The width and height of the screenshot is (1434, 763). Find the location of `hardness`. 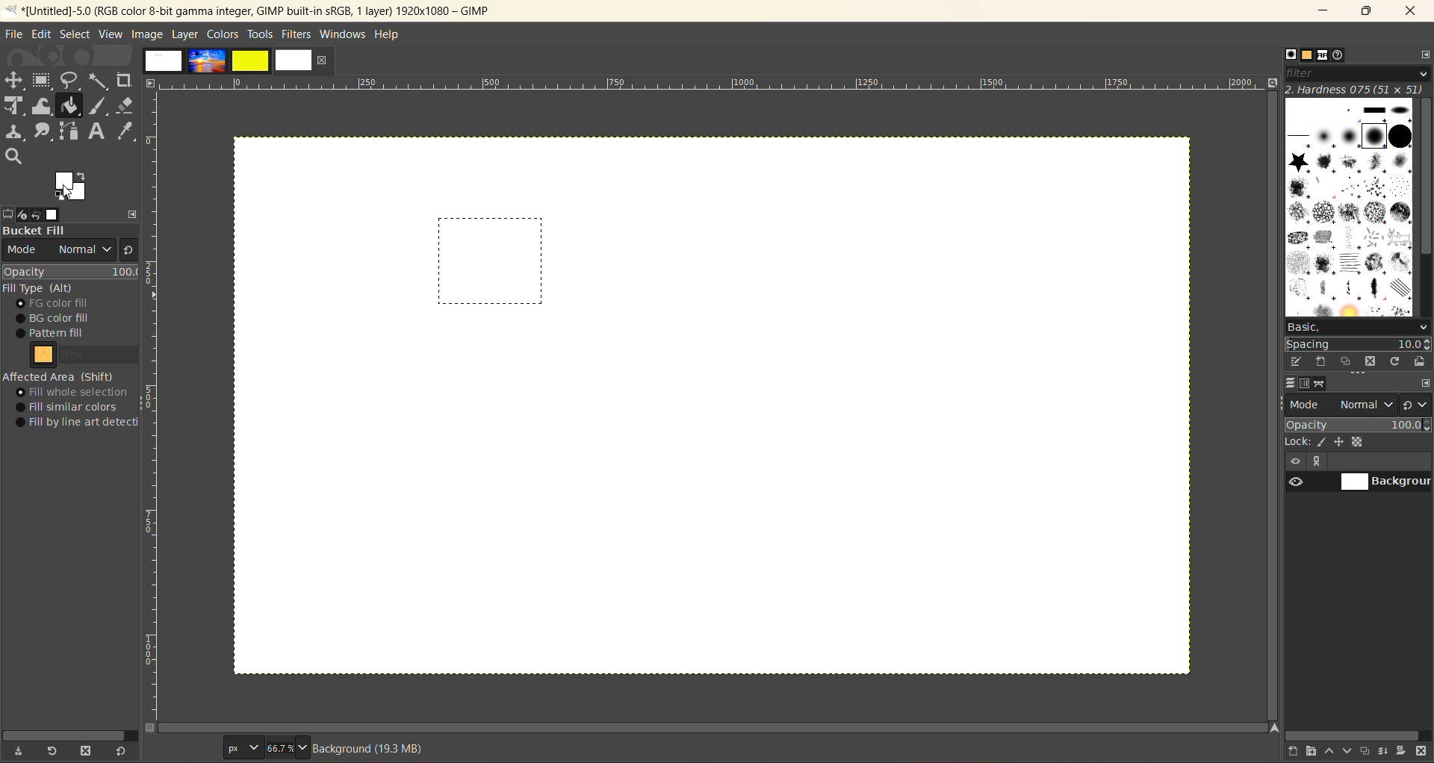

hardness is located at coordinates (1356, 90).